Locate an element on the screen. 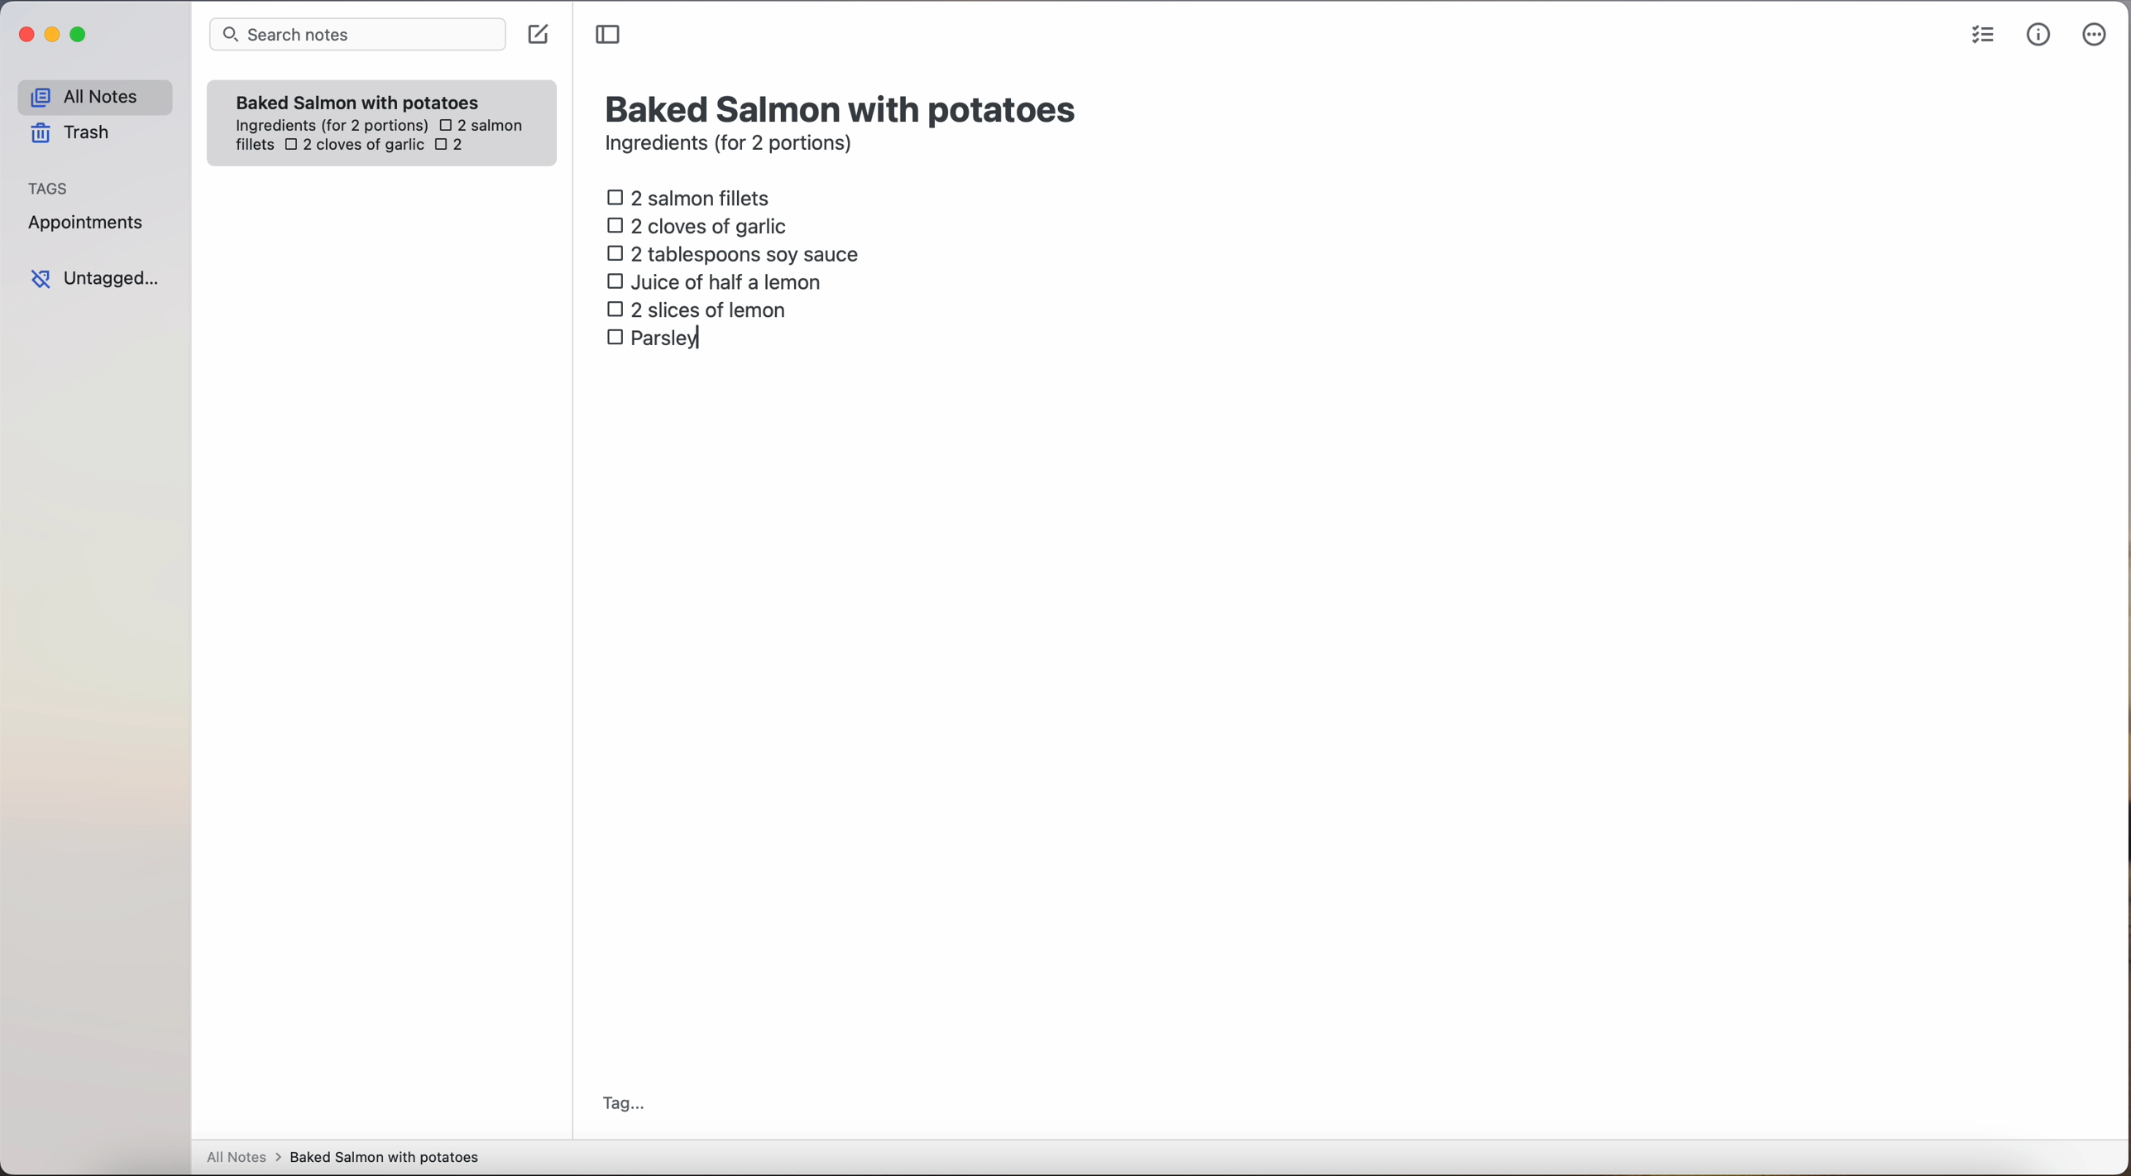 Image resolution: width=2131 pixels, height=1176 pixels. minimize Simplenote is located at coordinates (52, 36).